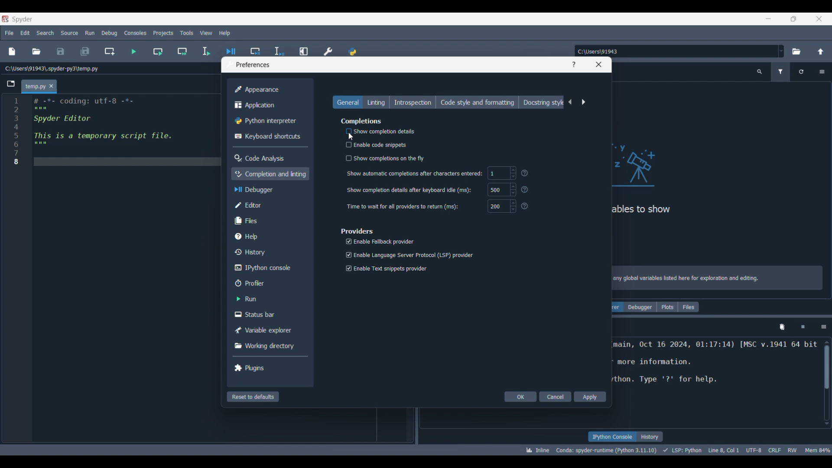  Describe the element at coordinates (35, 87) in the screenshot. I see `Current tab` at that location.